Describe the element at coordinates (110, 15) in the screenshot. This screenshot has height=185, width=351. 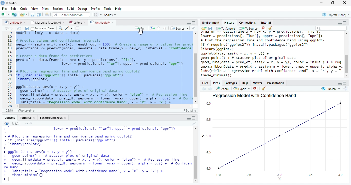
I see `Addins` at that location.